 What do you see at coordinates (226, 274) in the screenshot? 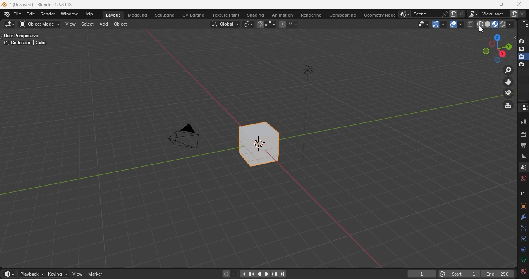
I see `auto keying` at bounding box center [226, 274].